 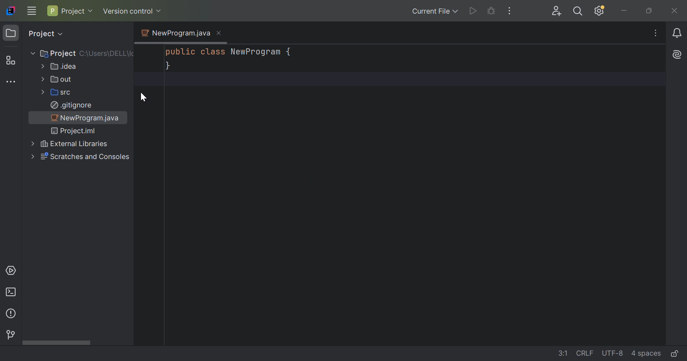 I want to click on Drop Down, so click(x=31, y=143).